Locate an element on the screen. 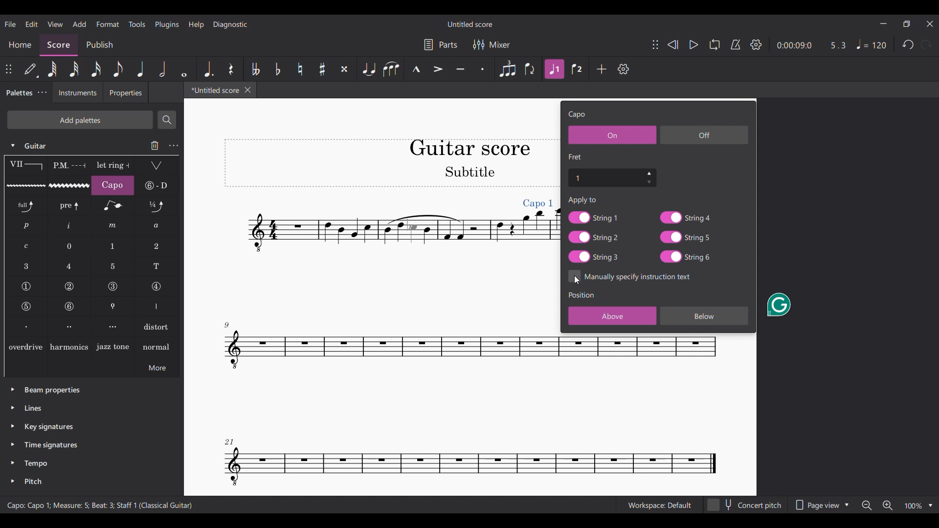  Format menu is located at coordinates (108, 24).